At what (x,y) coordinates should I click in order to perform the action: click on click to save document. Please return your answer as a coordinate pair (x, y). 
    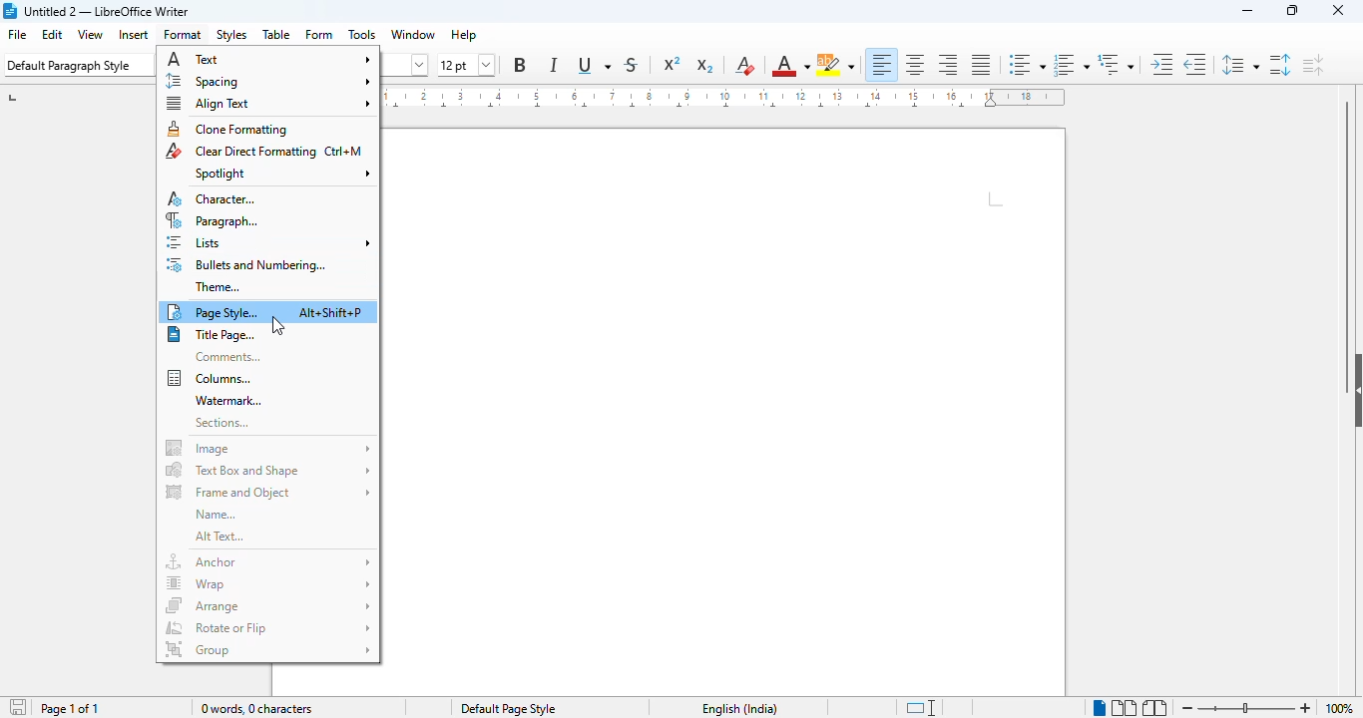
    Looking at the image, I should click on (20, 707).